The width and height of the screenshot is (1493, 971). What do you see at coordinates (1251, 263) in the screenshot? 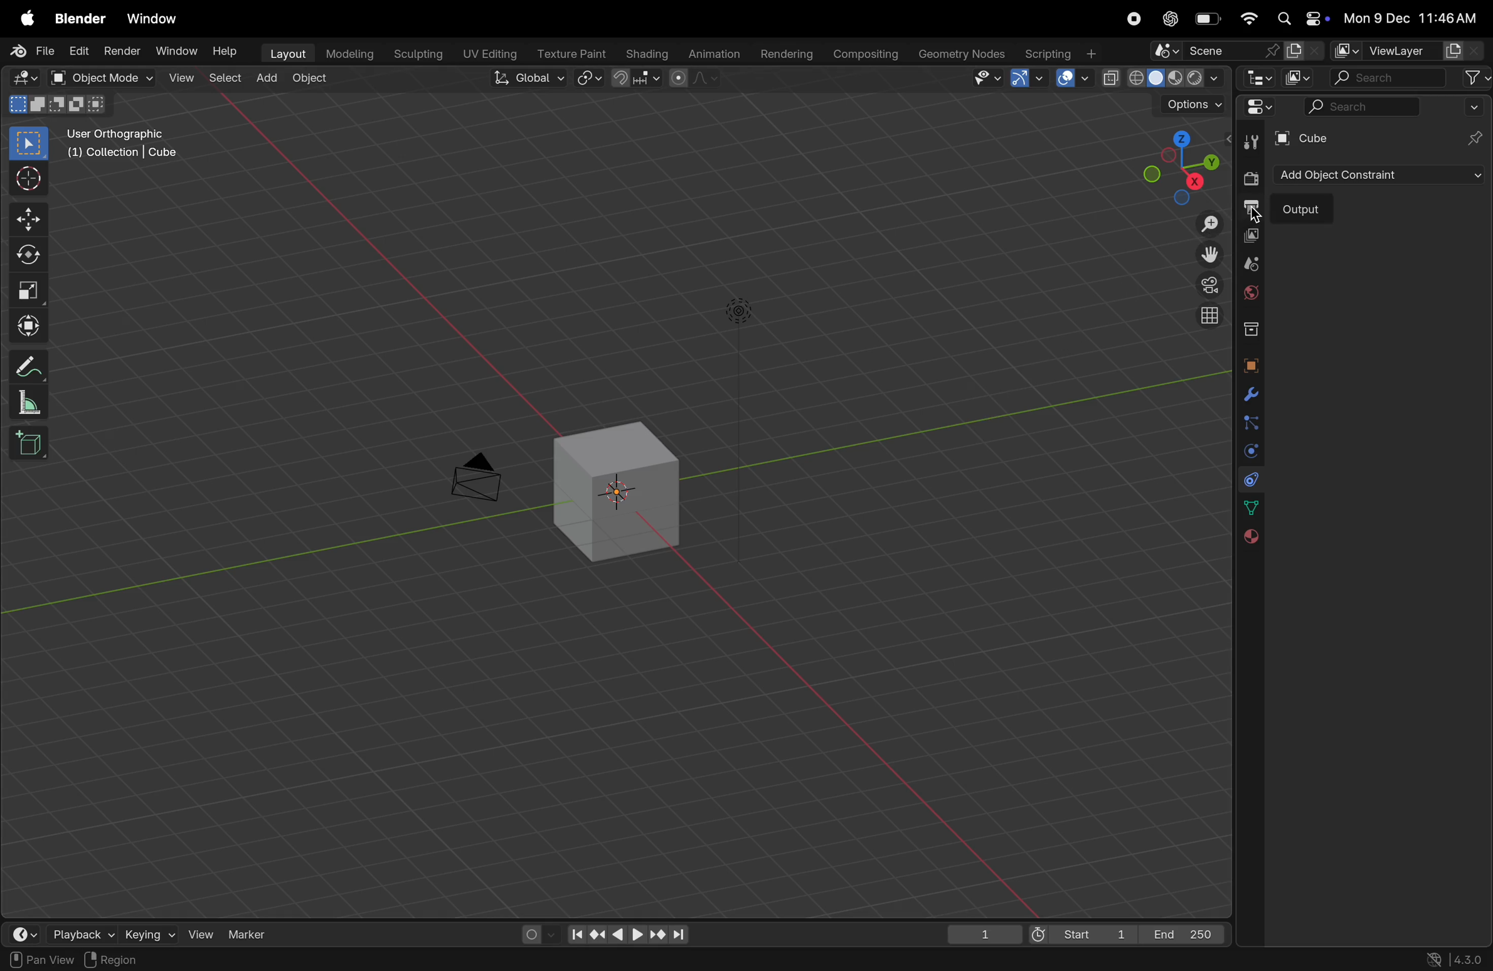
I see `scene` at bounding box center [1251, 263].